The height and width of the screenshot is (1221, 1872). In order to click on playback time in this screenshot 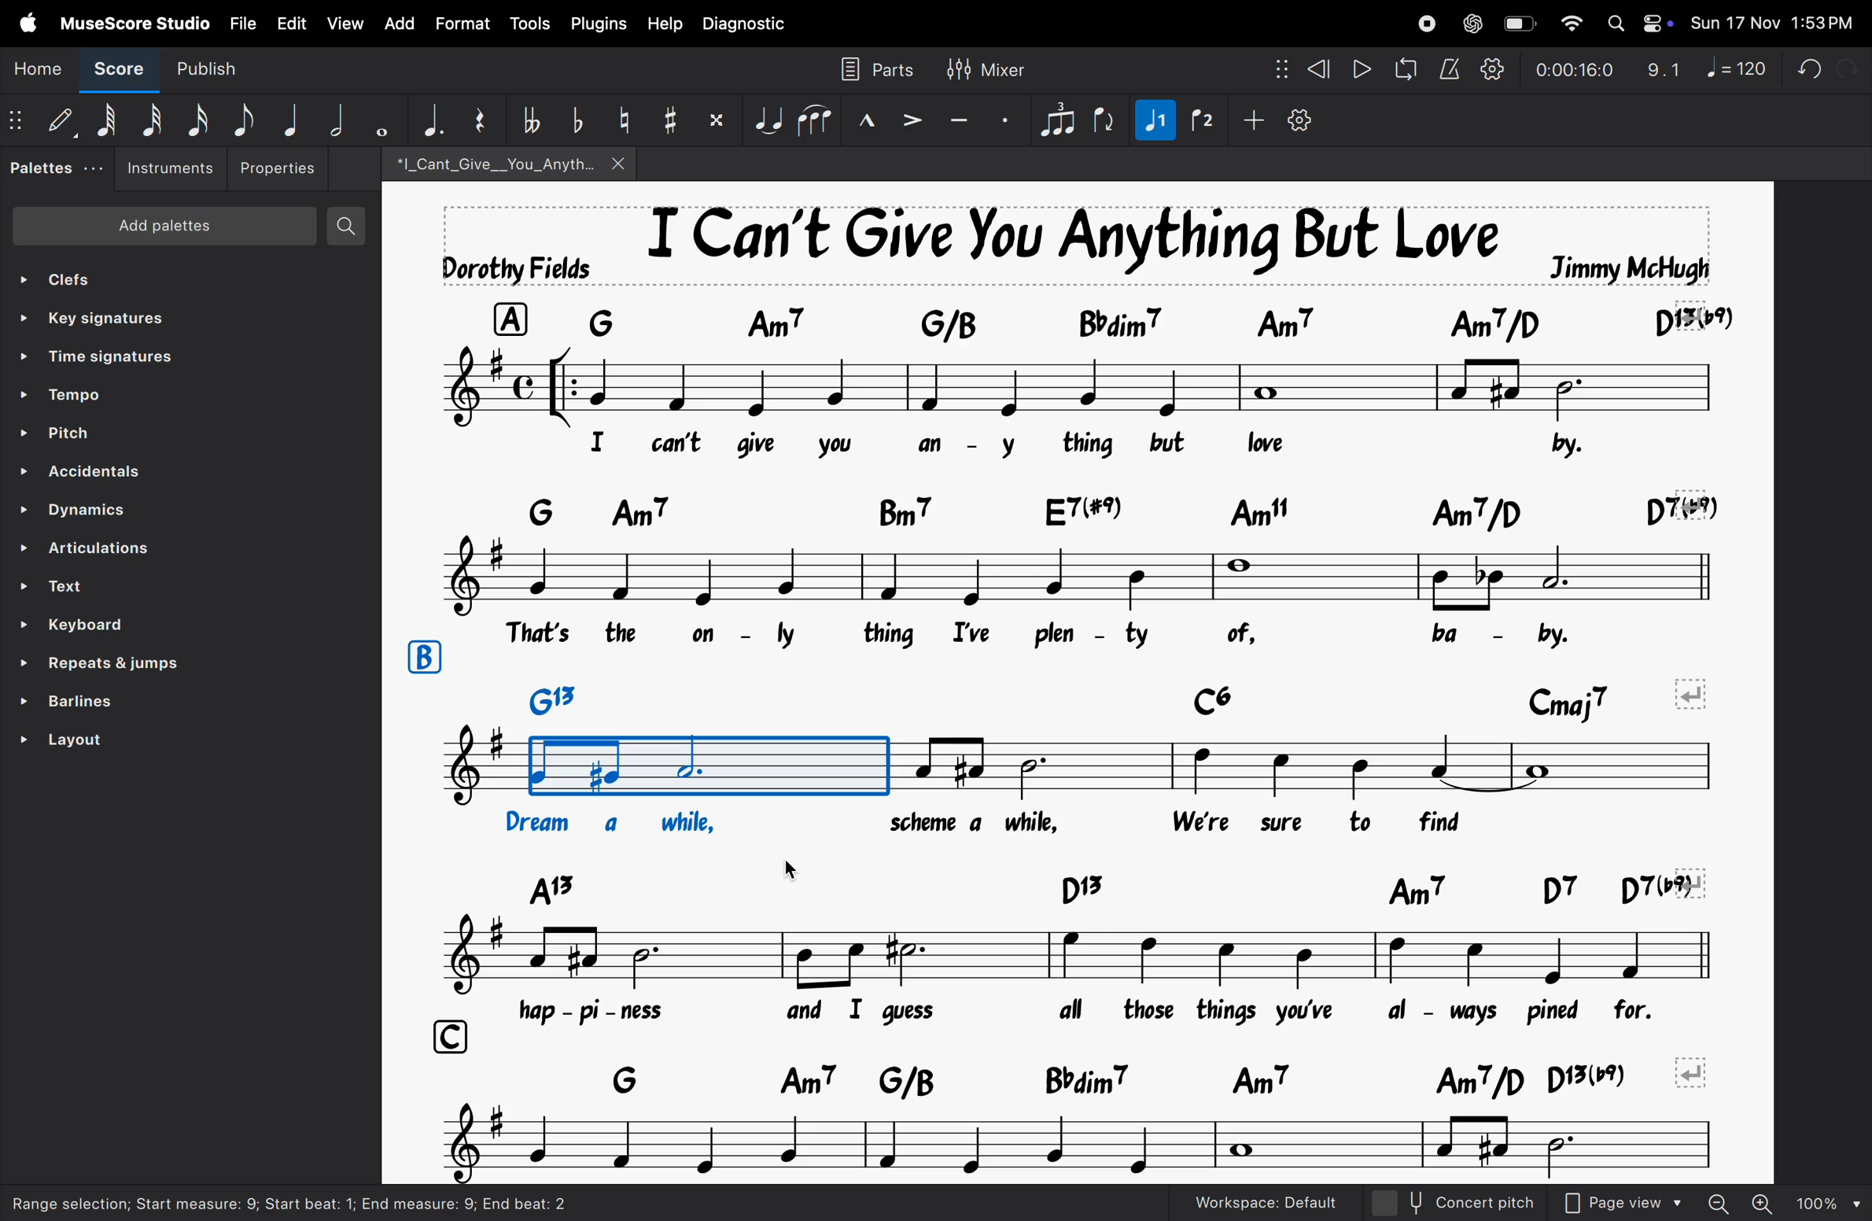, I will do `click(1574, 70)`.